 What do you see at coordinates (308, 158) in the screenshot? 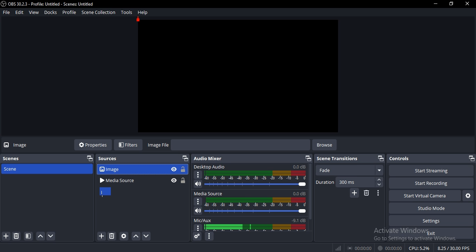
I see `restore` at bounding box center [308, 158].